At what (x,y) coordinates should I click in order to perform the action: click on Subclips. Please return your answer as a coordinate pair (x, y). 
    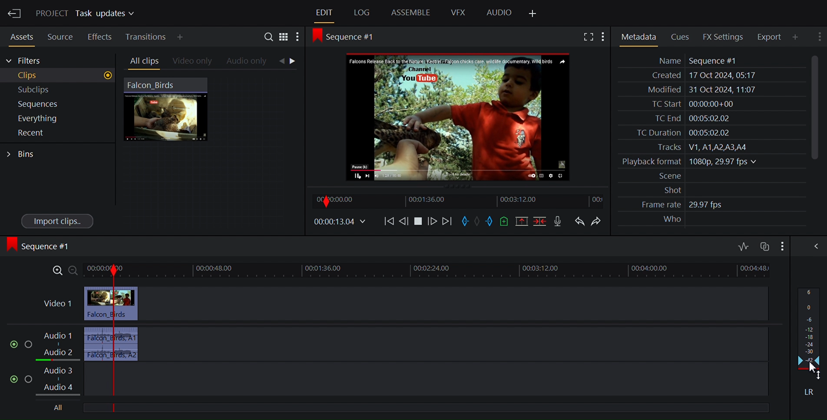
    Looking at the image, I should click on (56, 89).